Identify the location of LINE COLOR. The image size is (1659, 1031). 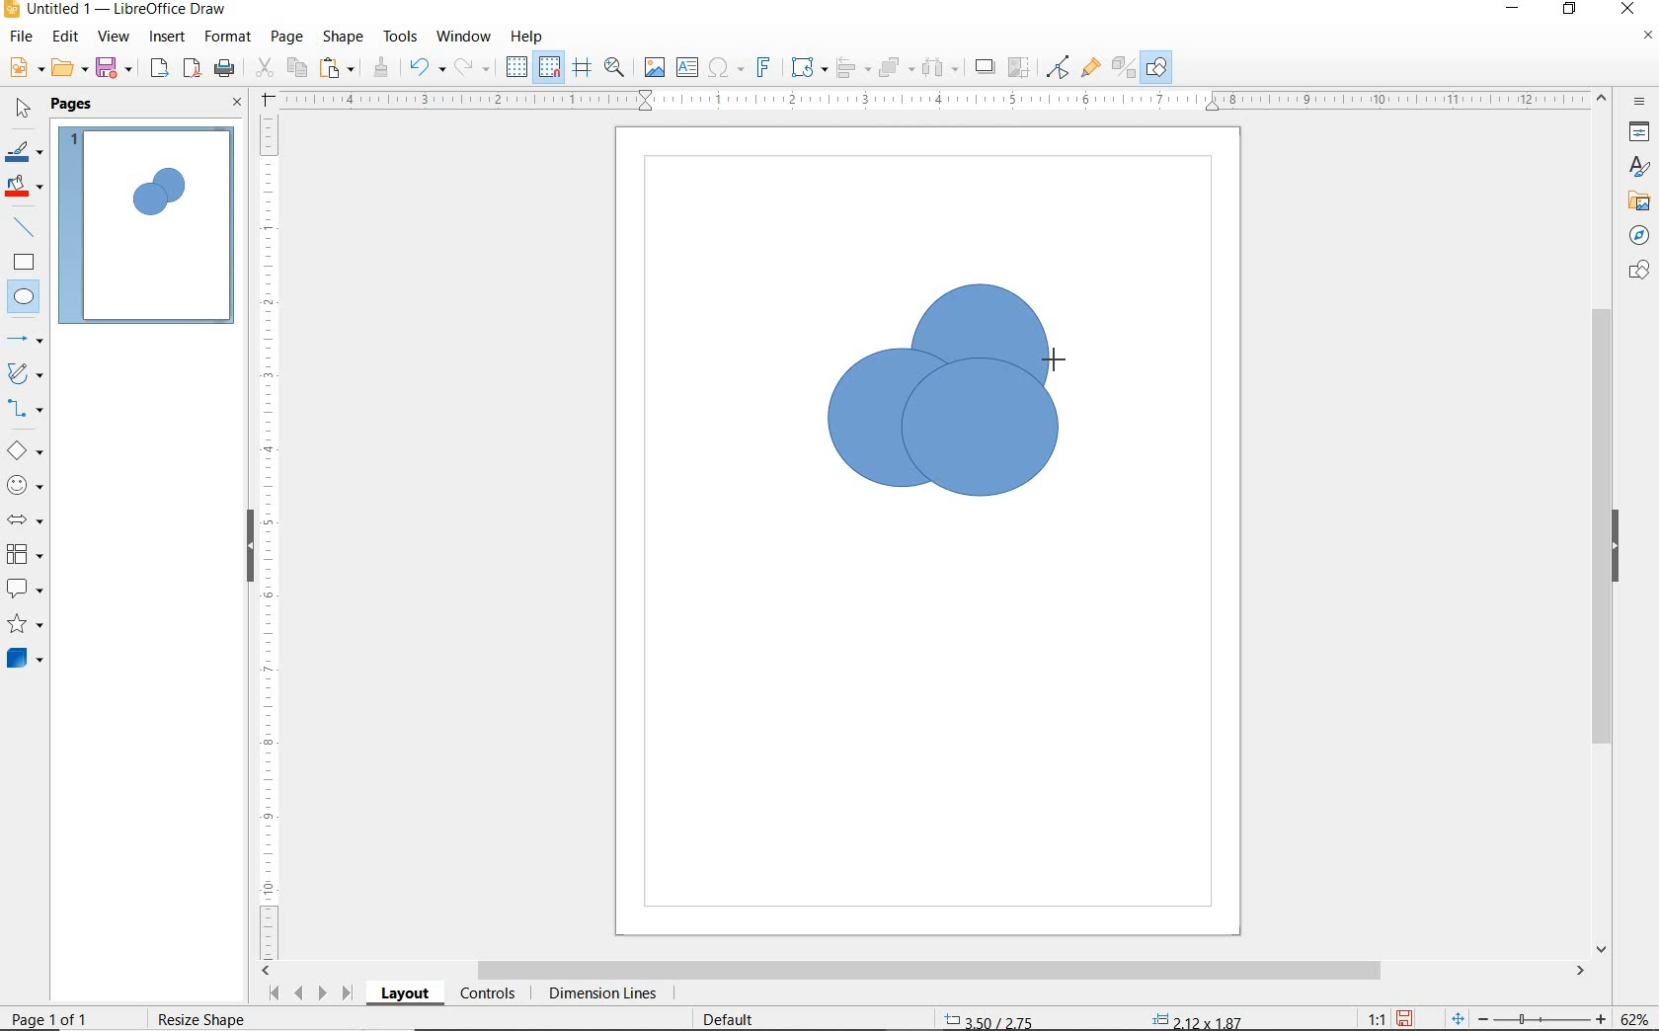
(24, 151).